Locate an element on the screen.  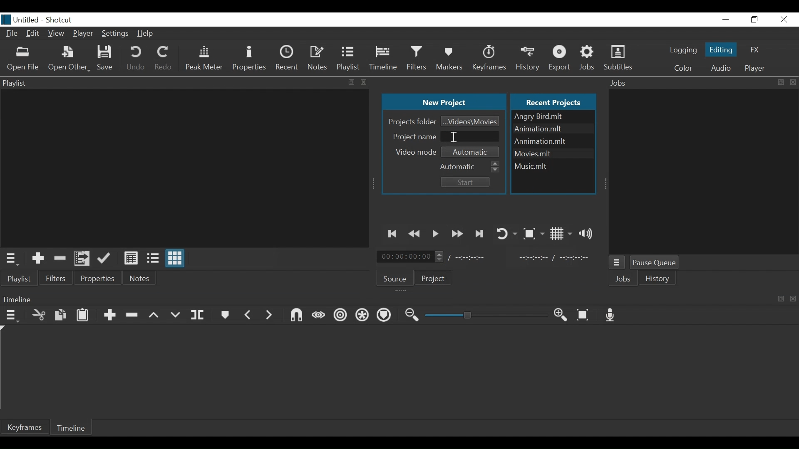
Color is located at coordinates (683, 68).